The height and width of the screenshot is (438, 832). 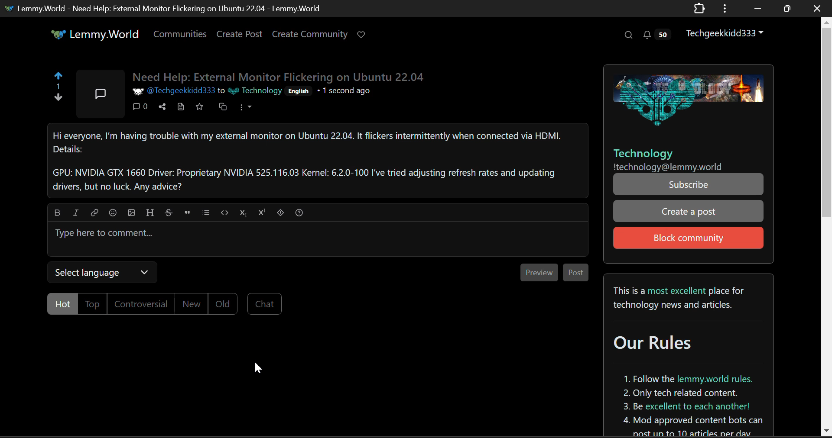 I want to click on !technology@lemmy.world, so click(x=668, y=167).